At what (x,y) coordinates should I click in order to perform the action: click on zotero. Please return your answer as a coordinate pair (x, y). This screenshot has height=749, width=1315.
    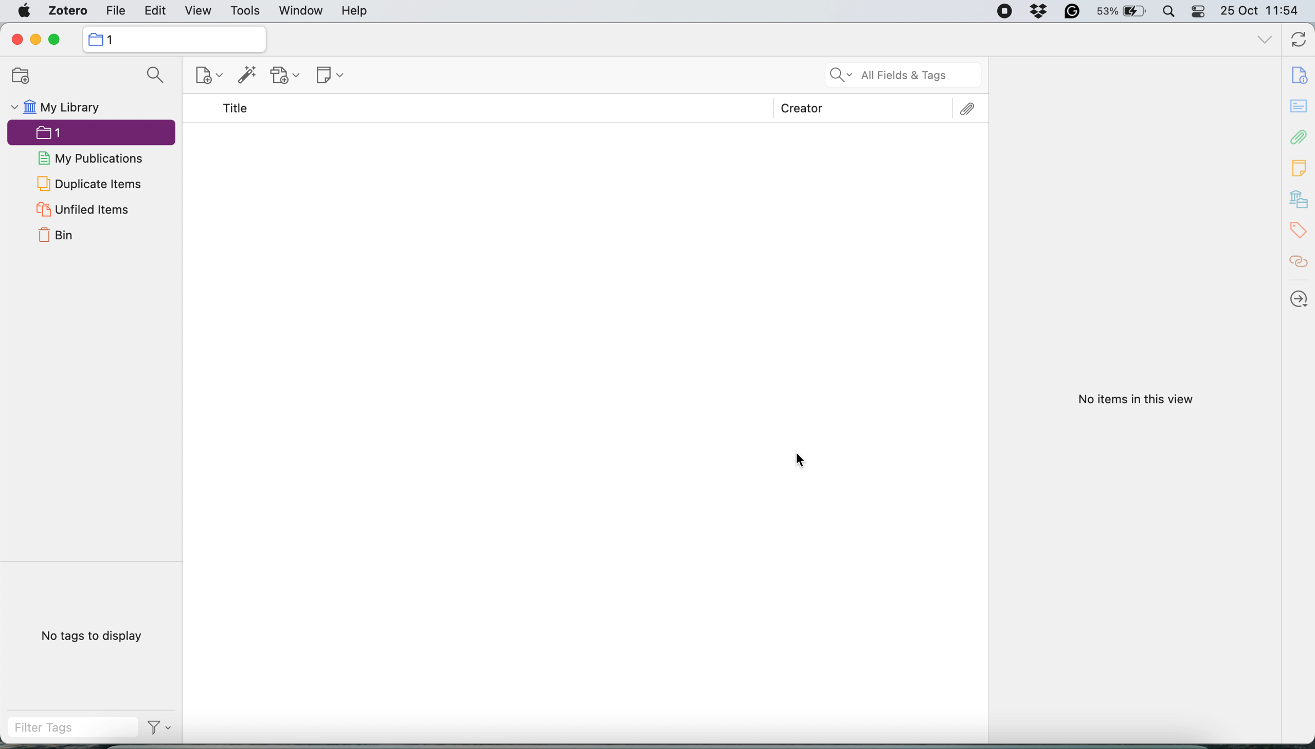
    Looking at the image, I should click on (68, 10).